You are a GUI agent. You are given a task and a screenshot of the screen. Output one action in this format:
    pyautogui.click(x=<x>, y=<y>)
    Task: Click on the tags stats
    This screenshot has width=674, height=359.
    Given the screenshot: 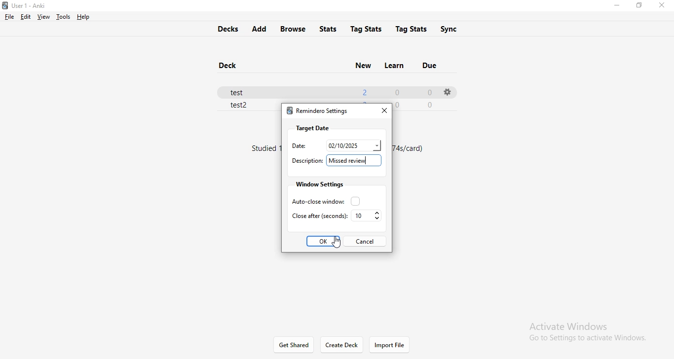 What is the action you would take?
    pyautogui.click(x=412, y=28)
    